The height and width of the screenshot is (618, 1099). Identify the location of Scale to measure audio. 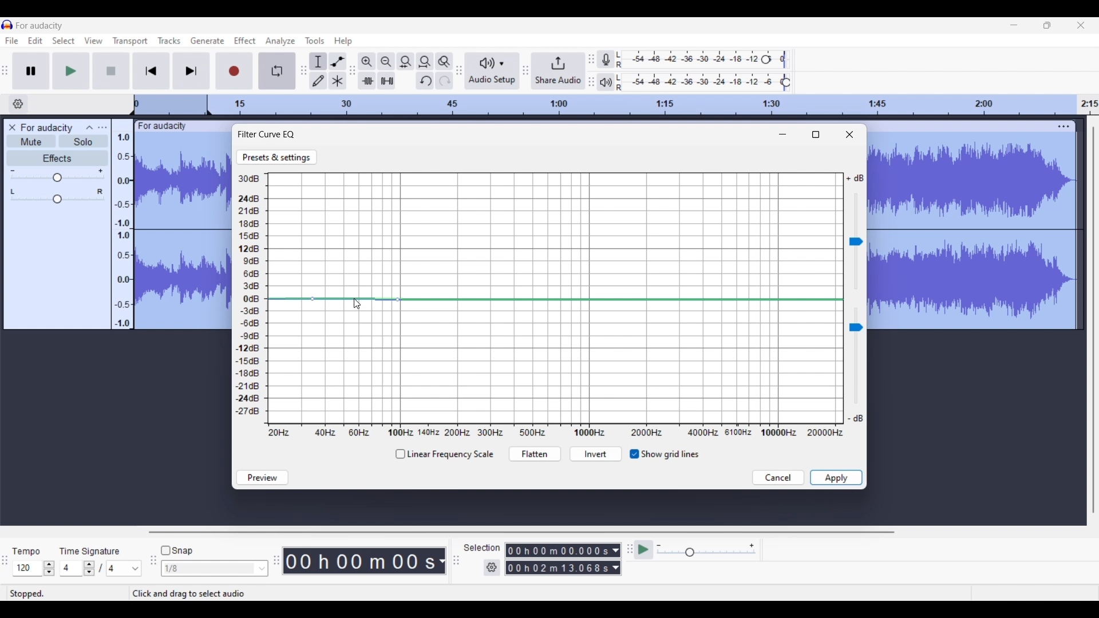
(121, 224).